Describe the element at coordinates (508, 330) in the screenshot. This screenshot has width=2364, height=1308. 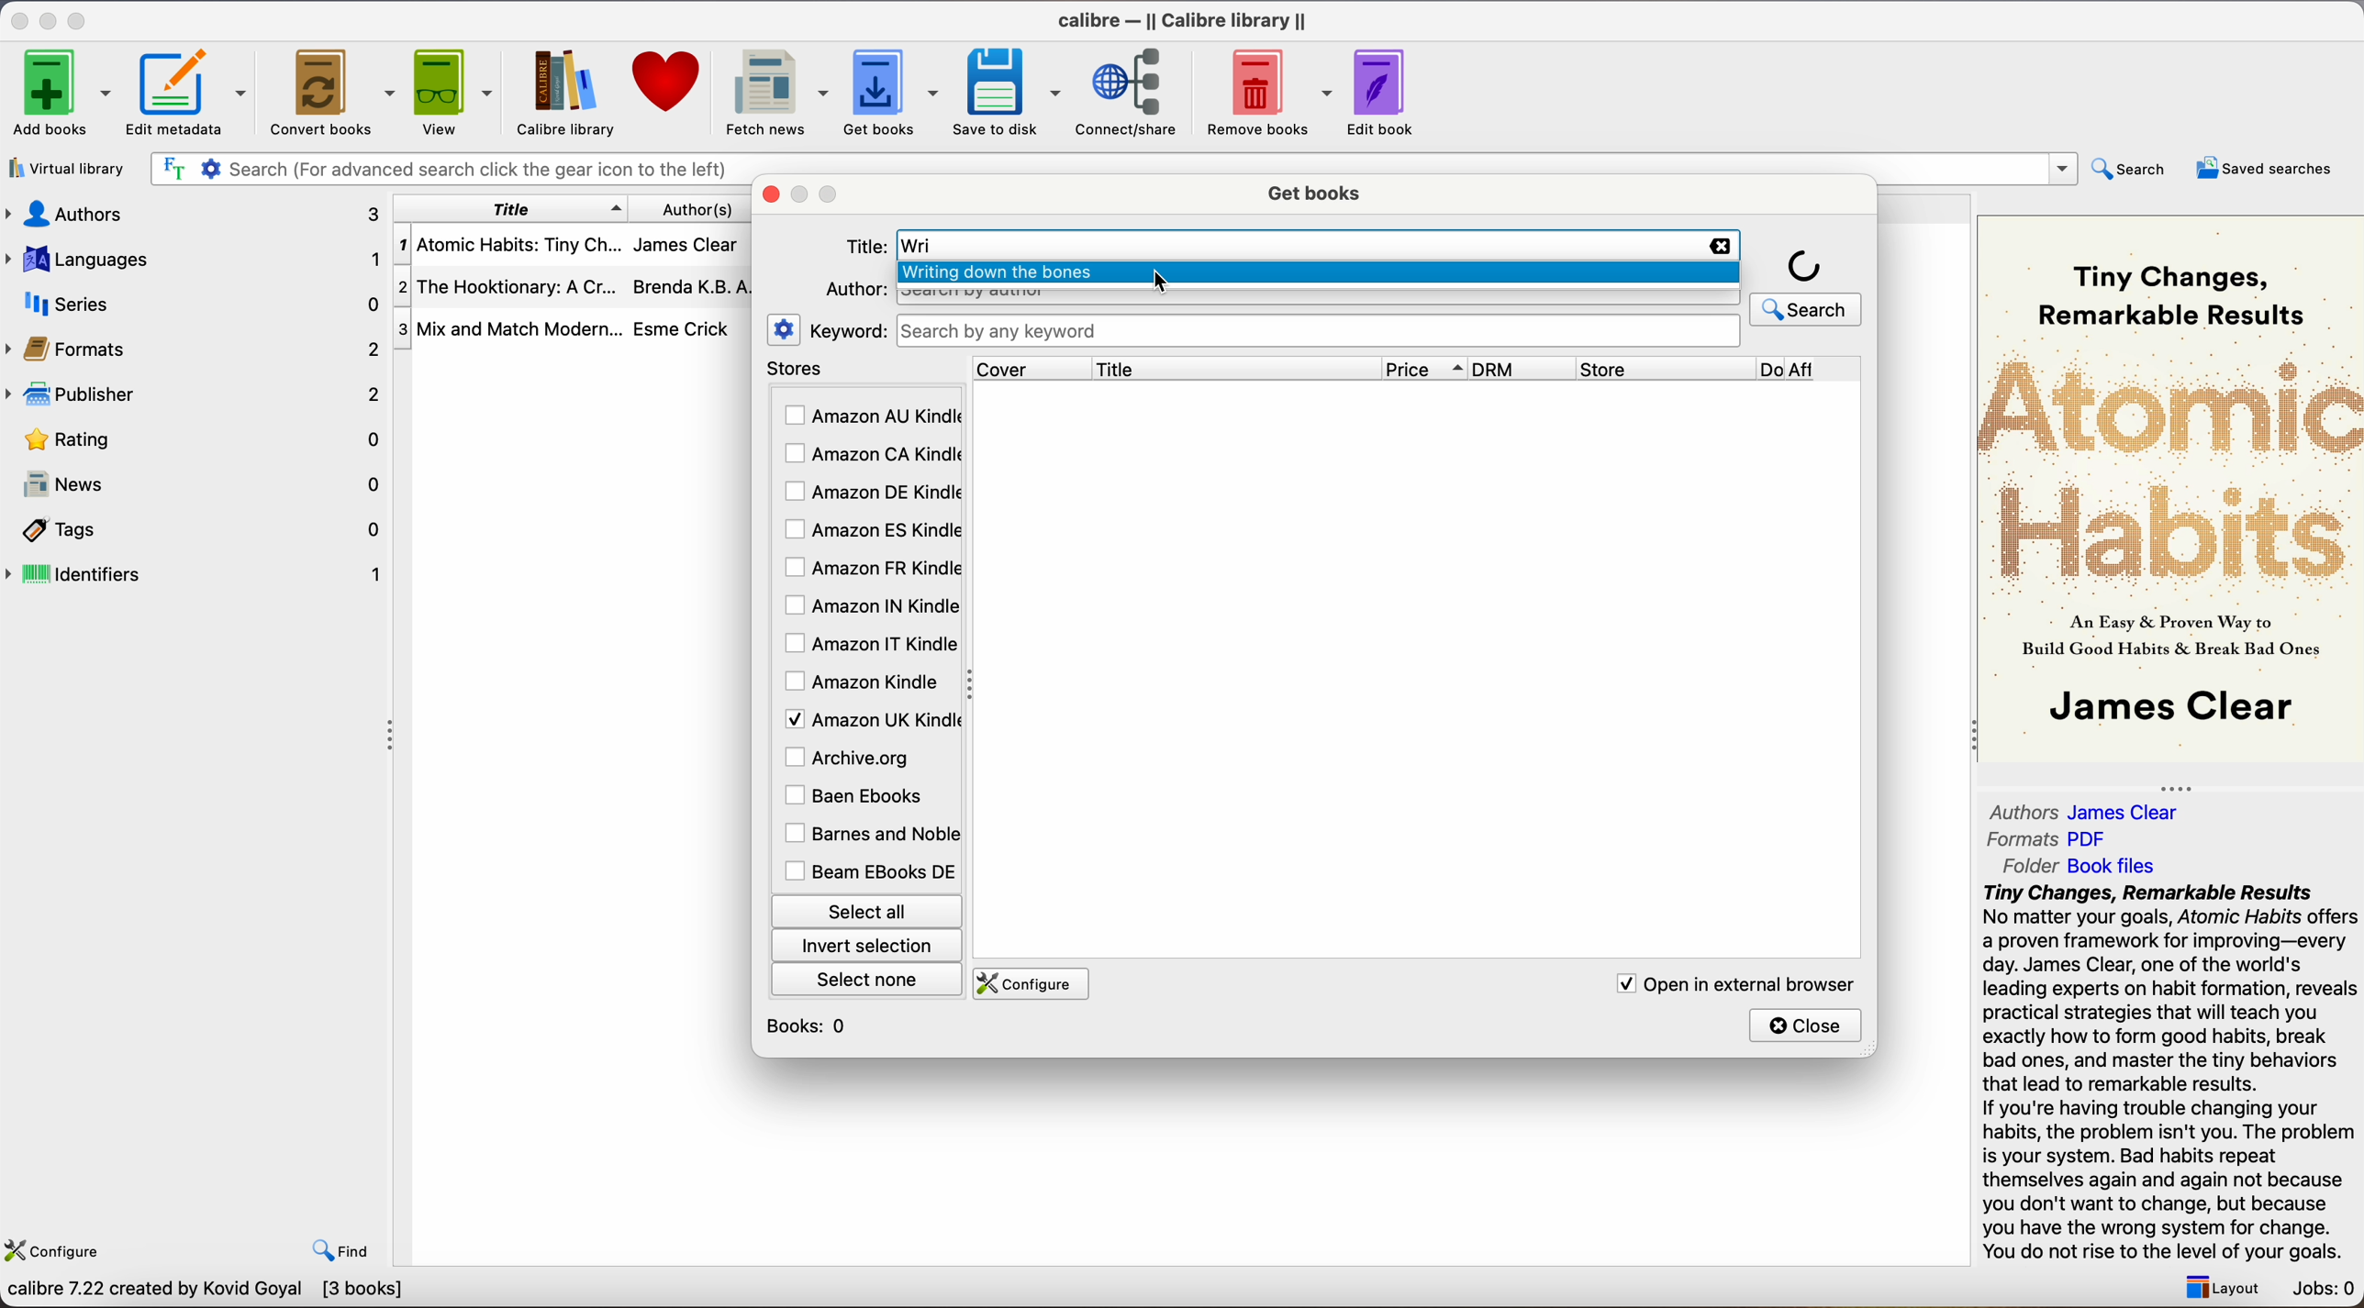
I see `Mix and Match Modern...` at that location.